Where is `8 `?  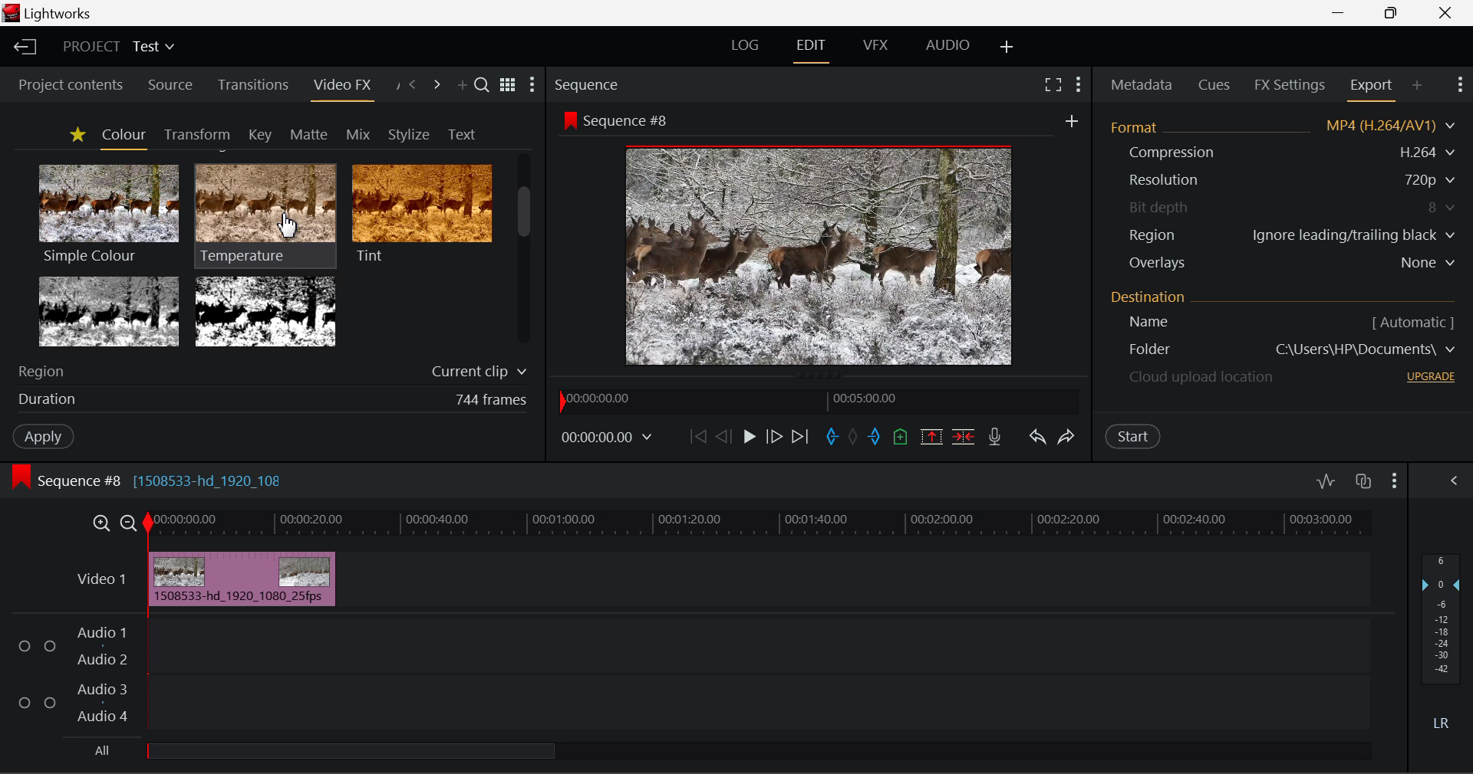
8  is located at coordinates (1443, 208).